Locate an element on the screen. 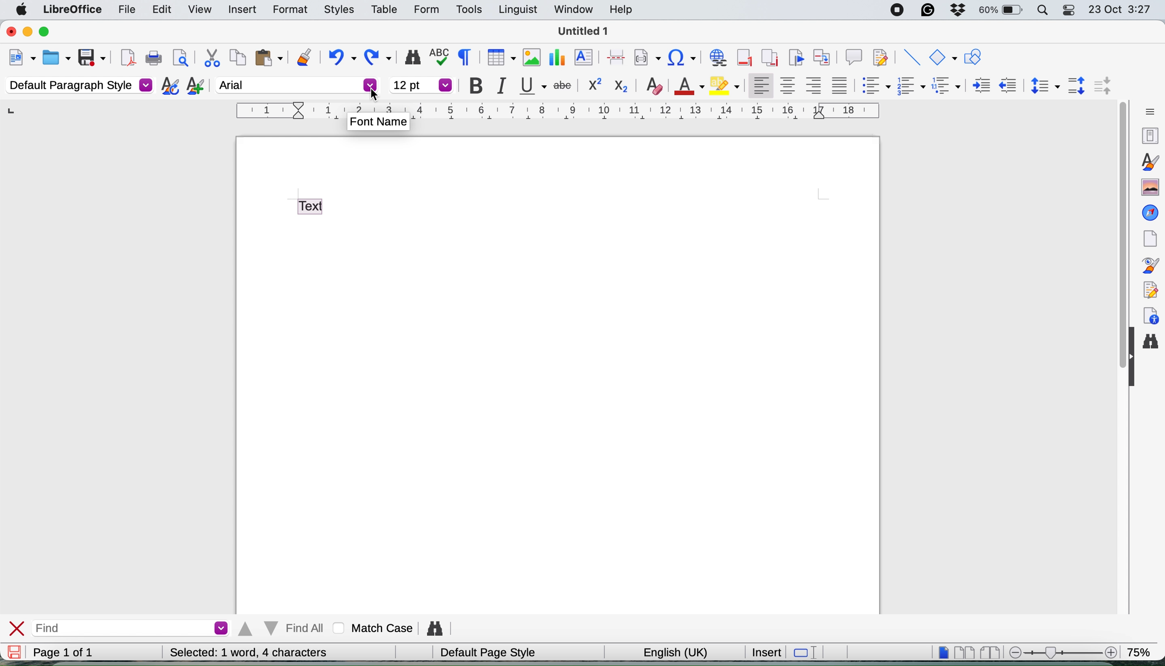 The image size is (1165, 666). insert cross reference is located at coordinates (823, 58).